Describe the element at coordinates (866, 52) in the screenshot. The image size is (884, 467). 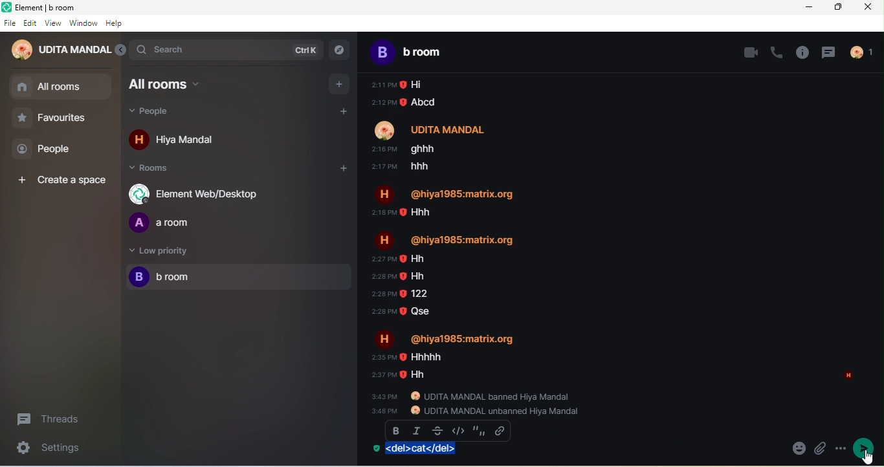
I see `people` at that location.